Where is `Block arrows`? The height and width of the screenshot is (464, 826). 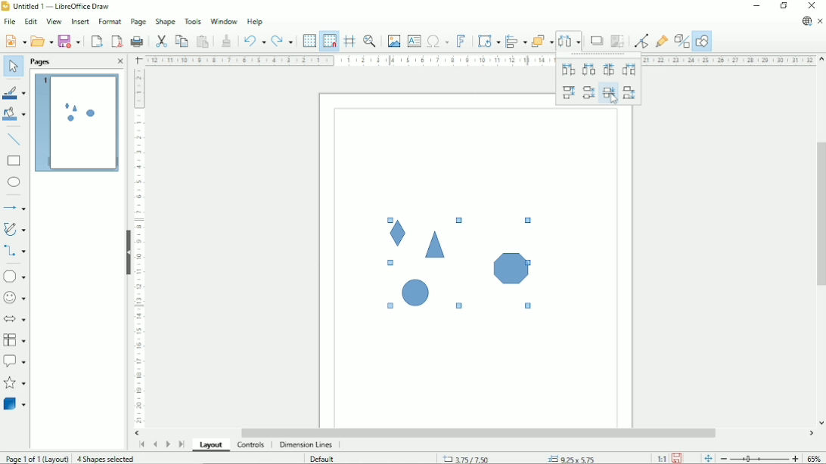
Block arrows is located at coordinates (16, 320).